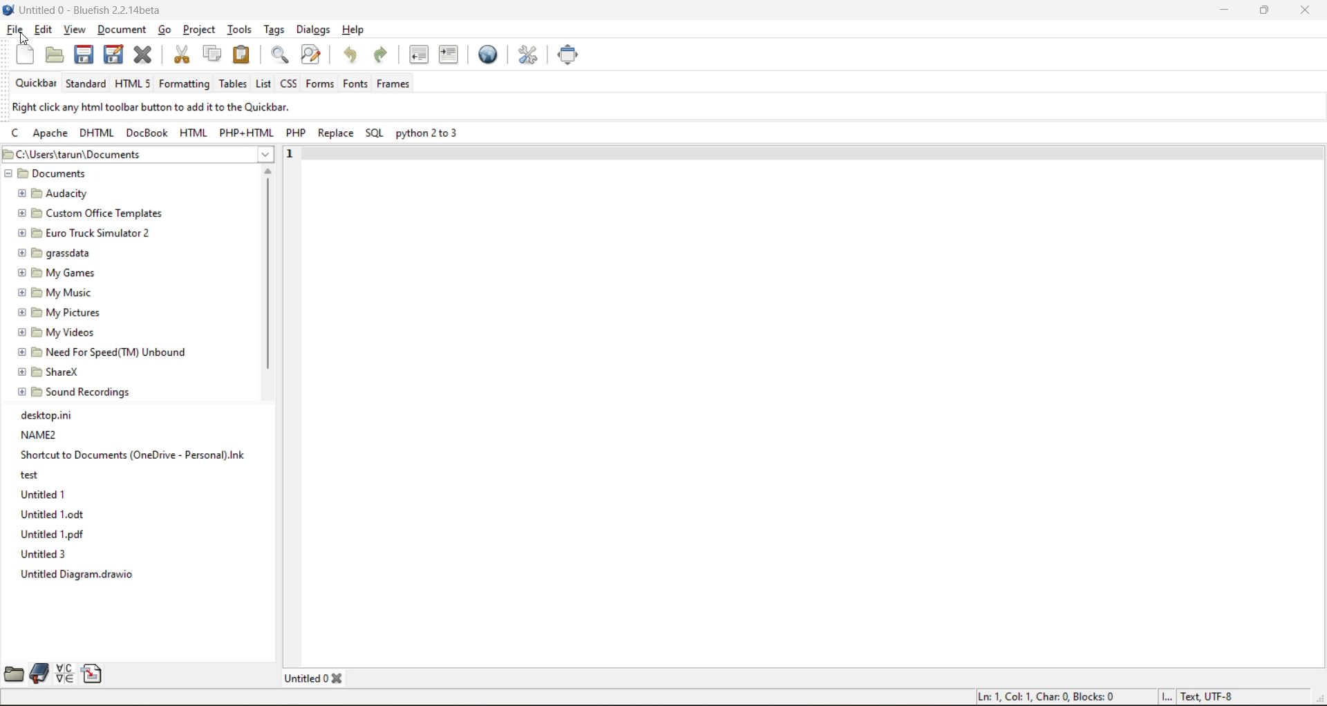 This screenshot has width=1327, height=706. Describe the element at coordinates (183, 55) in the screenshot. I see `cut` at that location.